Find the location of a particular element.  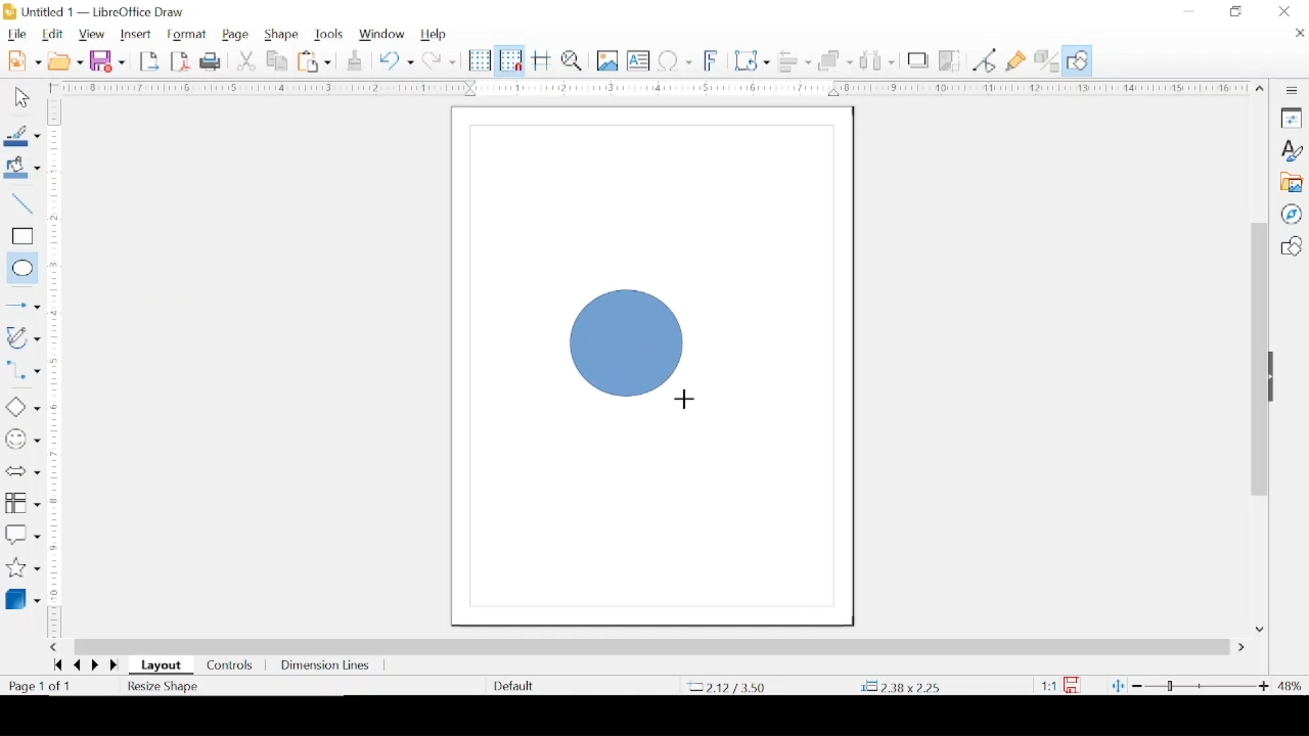

shapes is located at coordinates (1291, 246).